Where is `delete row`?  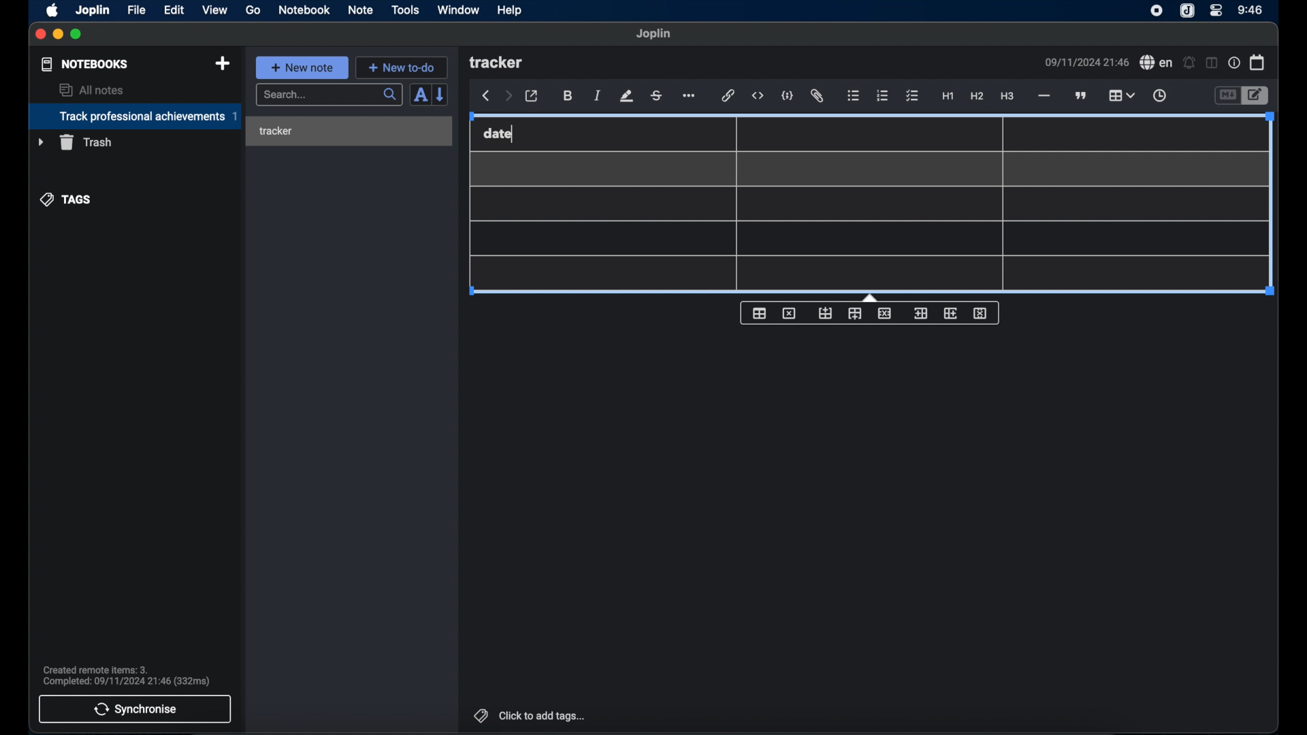
delete row is located at coordinates (884, 313).